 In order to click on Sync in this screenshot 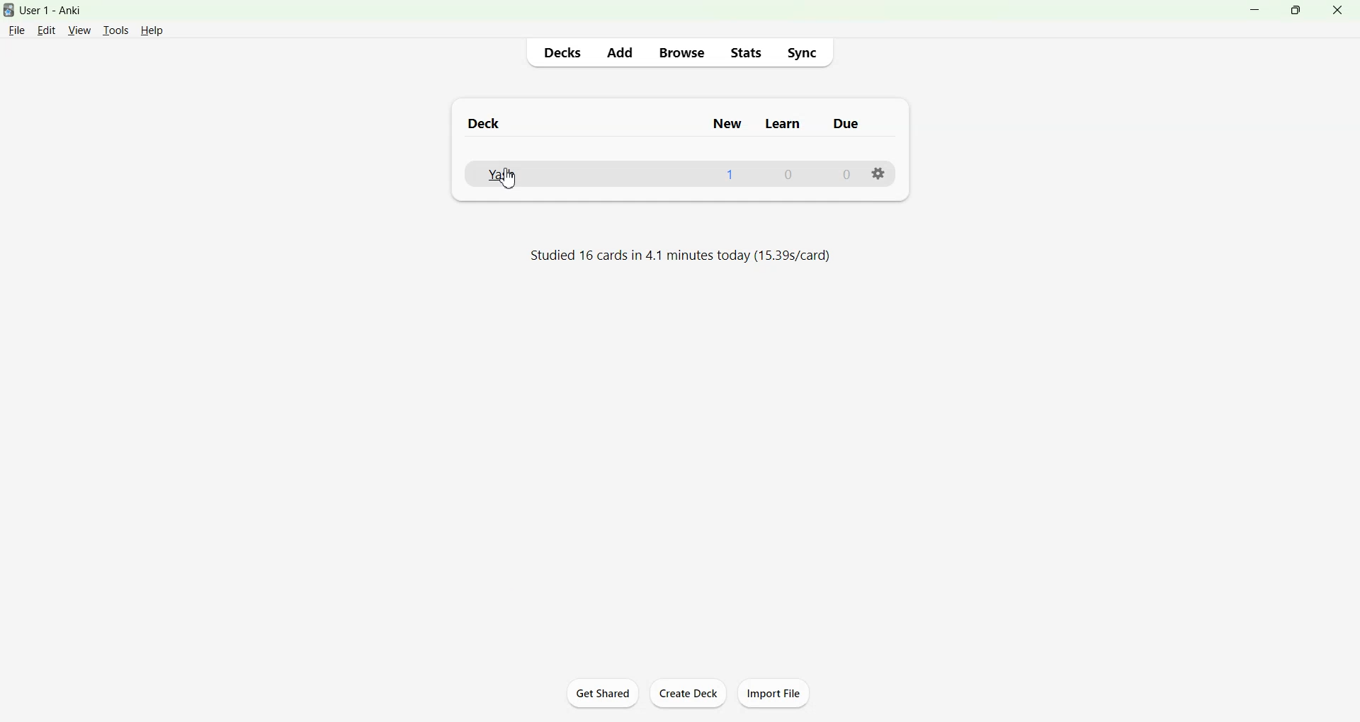, I will do `click(802, 52)`.